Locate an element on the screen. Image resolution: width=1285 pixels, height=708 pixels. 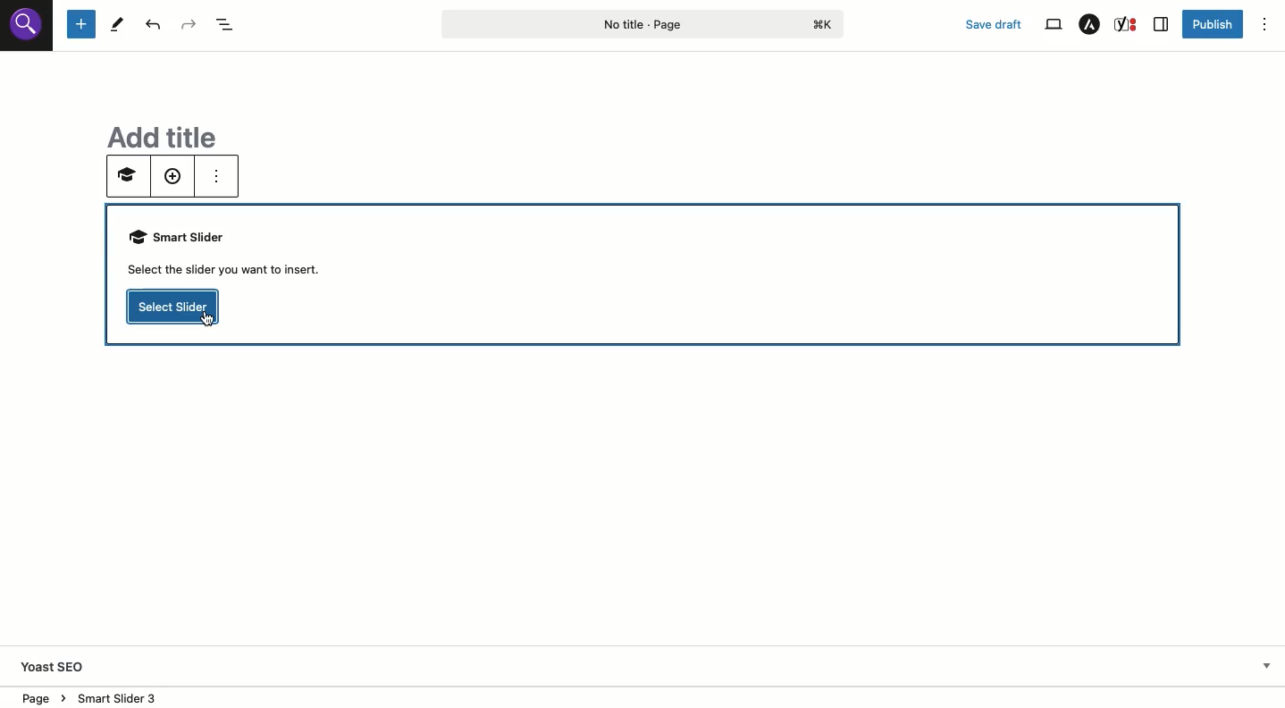
Location is located at coordinates (40, 695).